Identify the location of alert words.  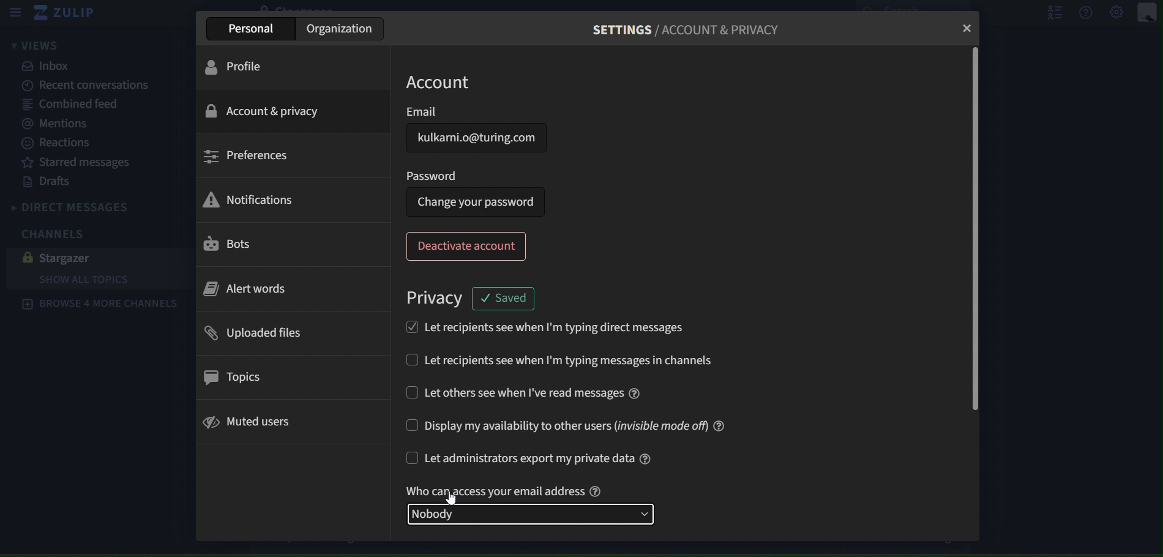
(247, 290).